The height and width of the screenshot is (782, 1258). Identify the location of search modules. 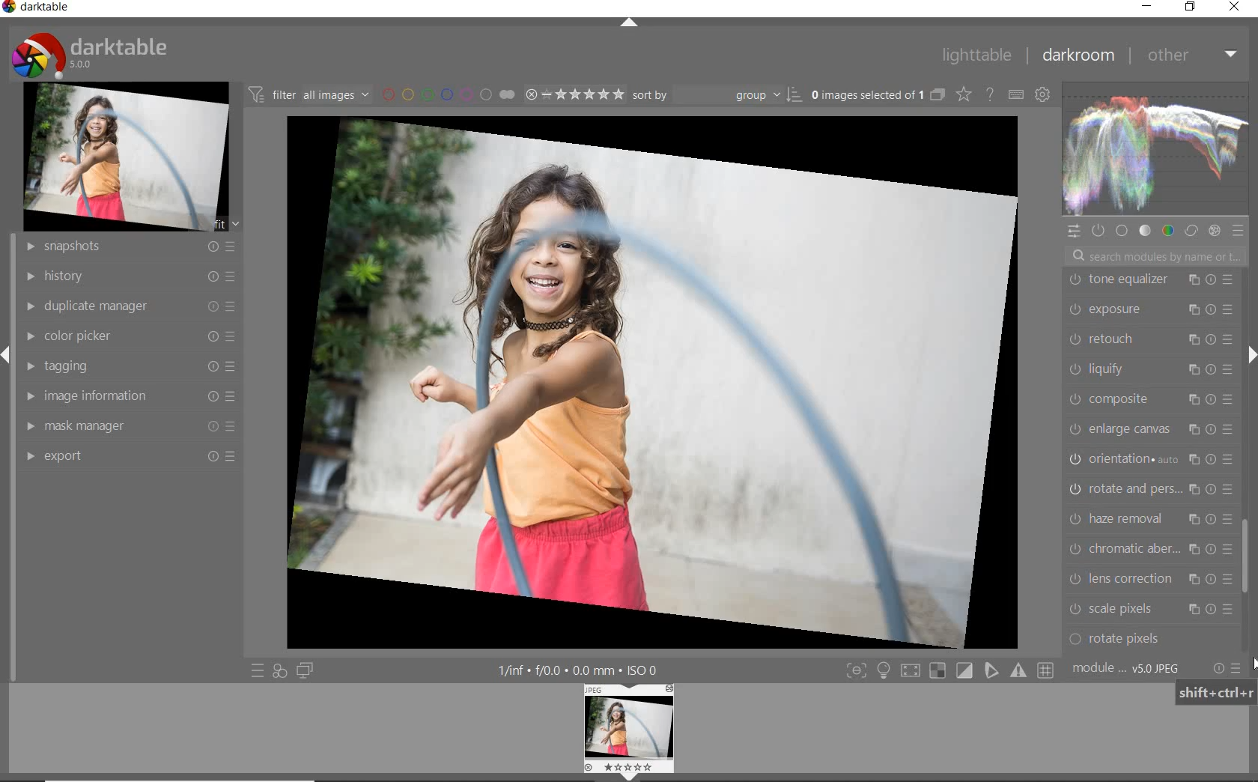
(1150, 258).